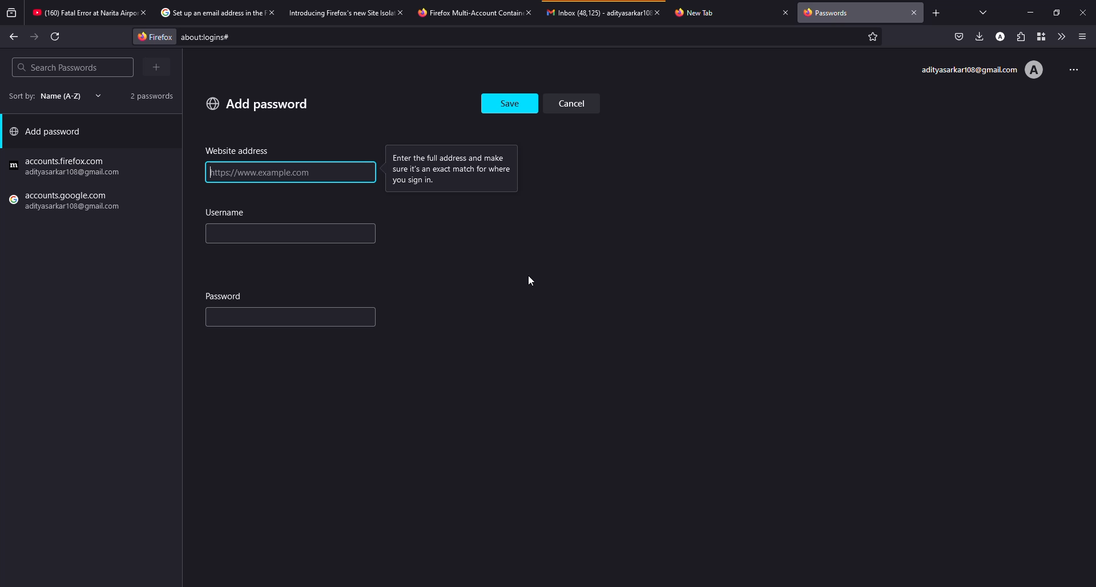  What do you see at coordinates (13, 13) in the screenshot?
I see `view recent` at bounding box center [13, 13].